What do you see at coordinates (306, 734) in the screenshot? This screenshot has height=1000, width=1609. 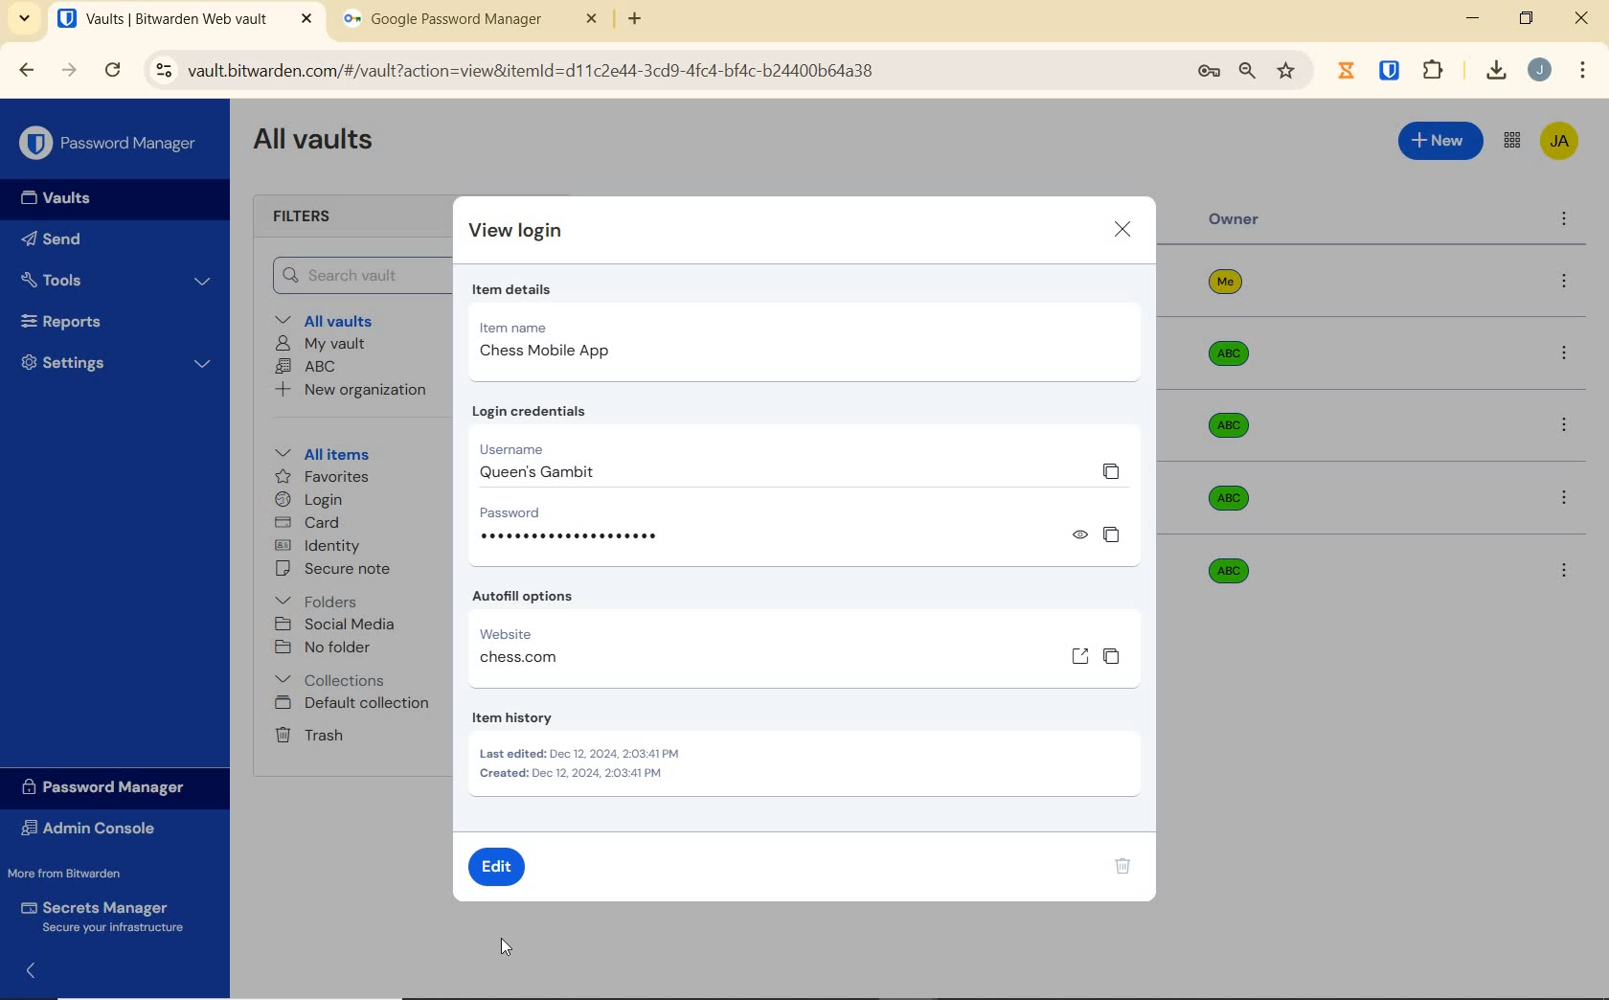 I see `Trash` at bounding box center [306, 734].